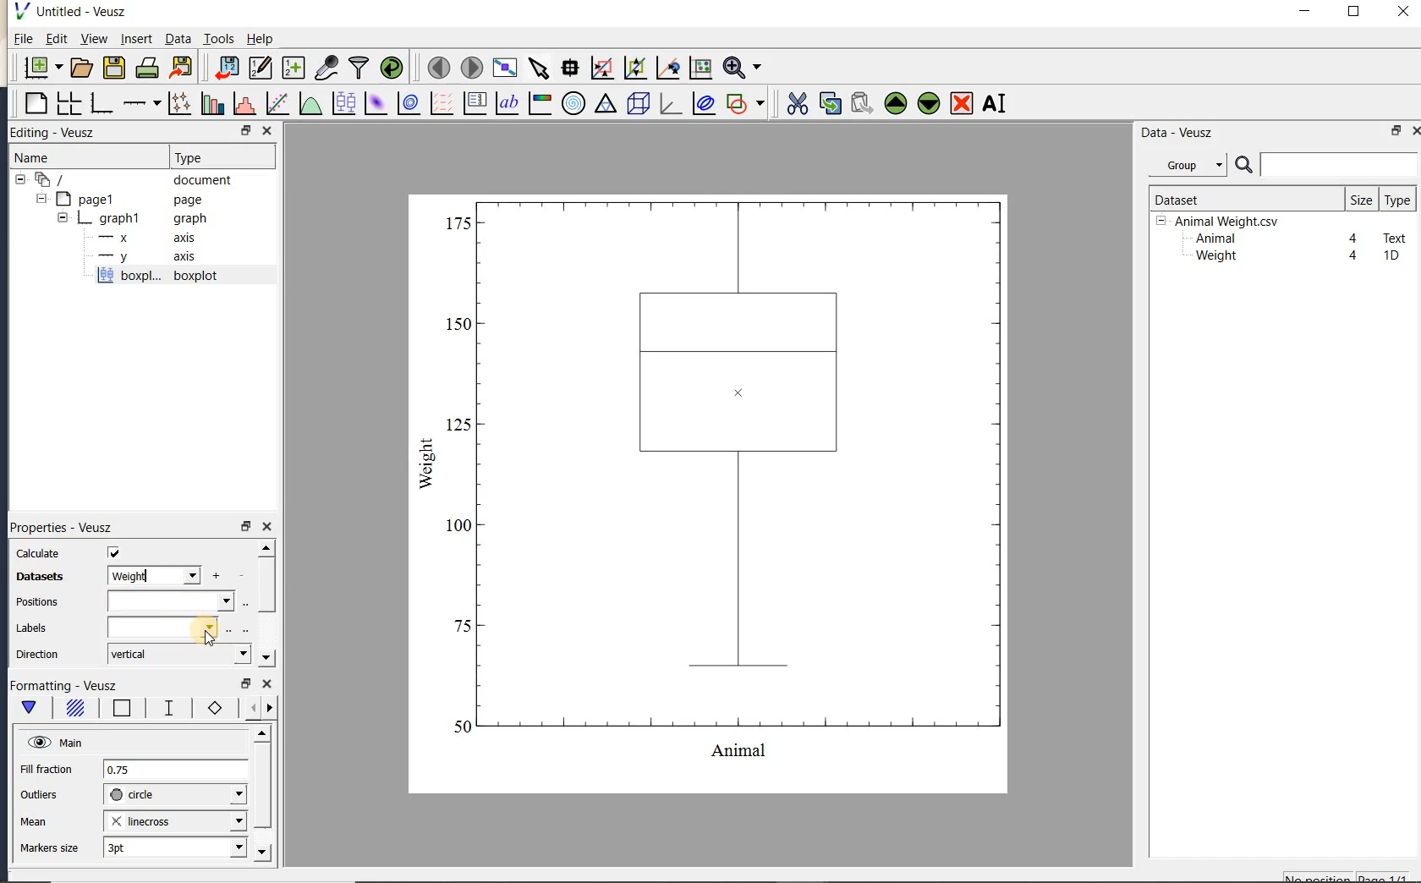  What do you see at coordinates (173, 820) in the screenshot?
I see `linecross` at bounding box center [173, 820].